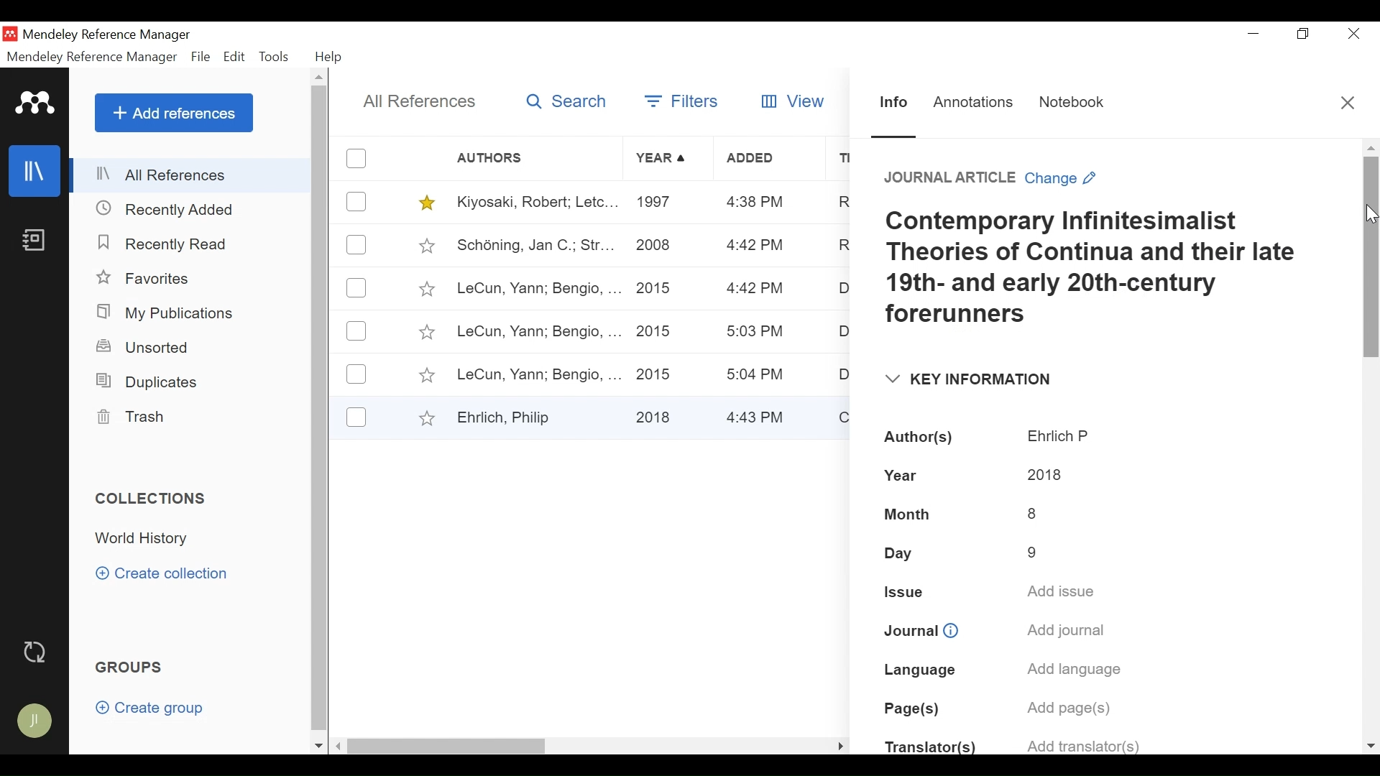  What do you see at coordinates (657, 204) in the screenshot?
I see `1997` at bounding box center [657, 204].